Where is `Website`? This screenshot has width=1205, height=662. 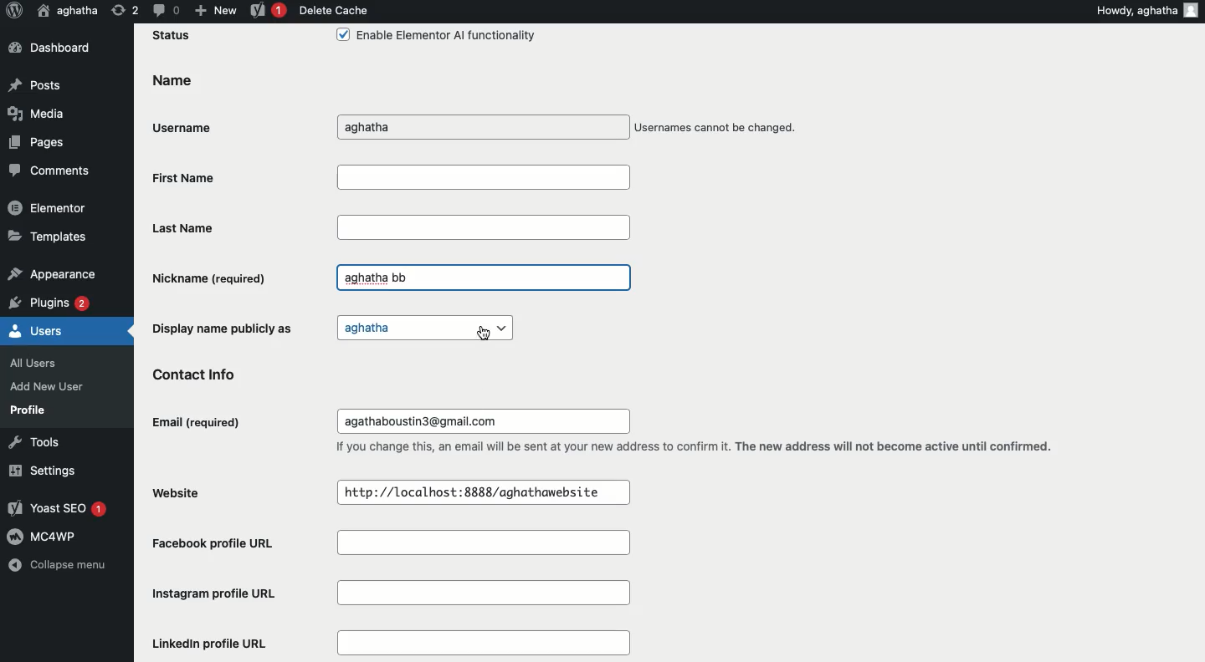
Website is located at coordinates (184, 491).